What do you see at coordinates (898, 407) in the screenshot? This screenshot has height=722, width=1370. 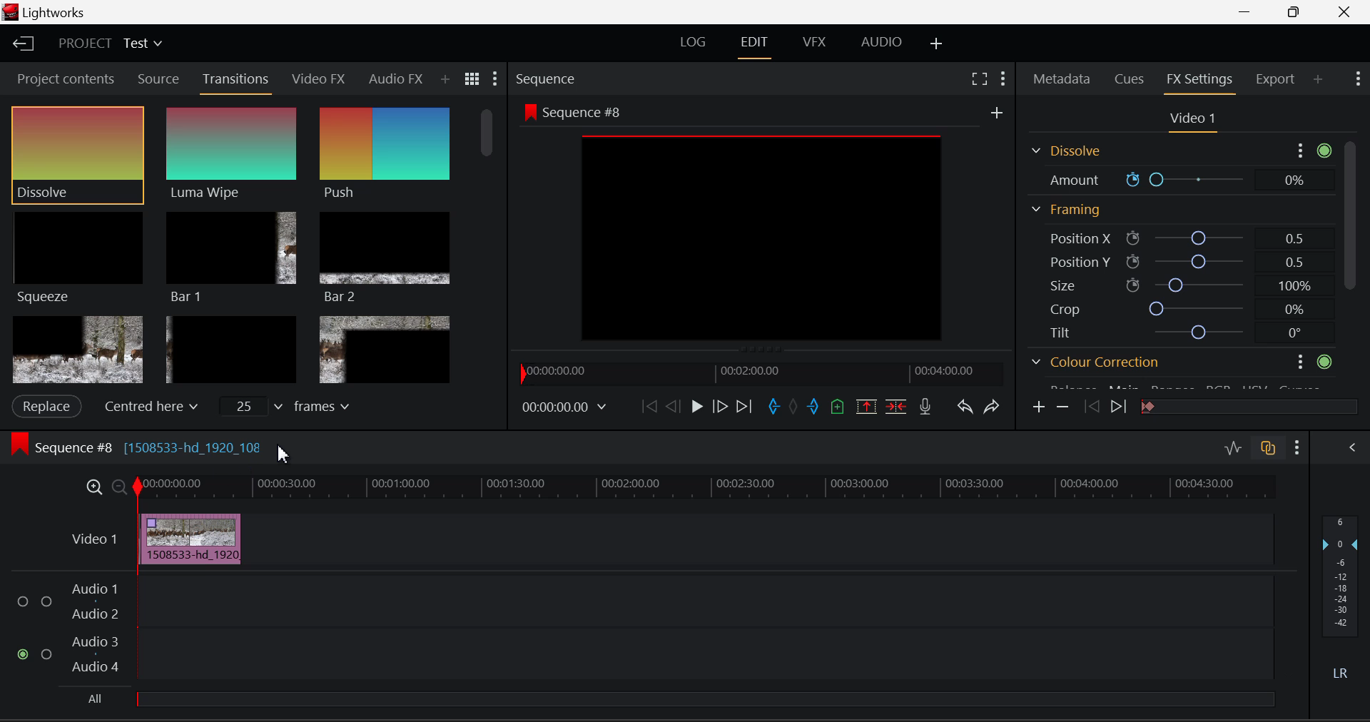 I see `Delete/Cut` at bounding box center [898, 407].